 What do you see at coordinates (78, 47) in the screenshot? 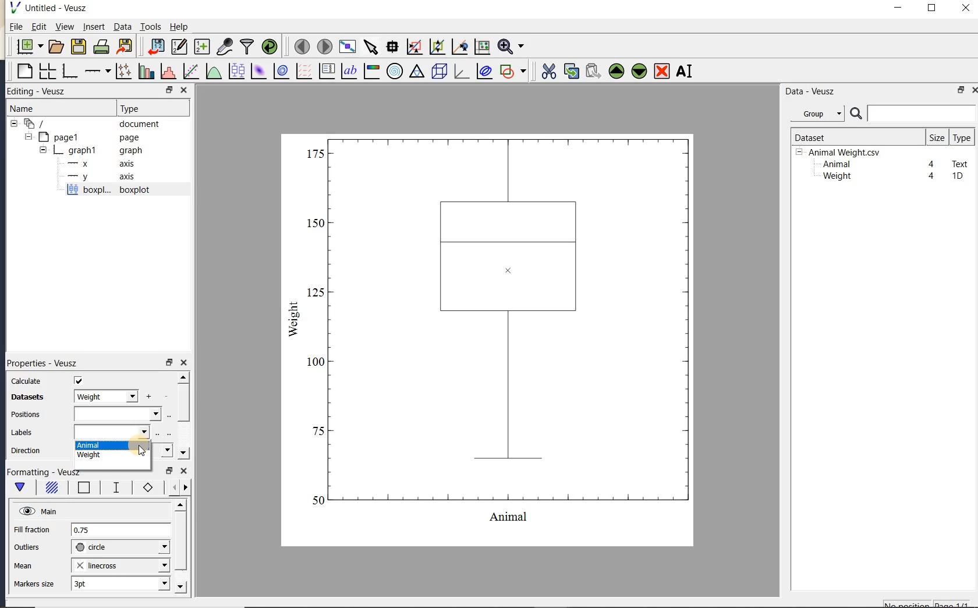
I see `save the document` at bounding box center [78, 47].